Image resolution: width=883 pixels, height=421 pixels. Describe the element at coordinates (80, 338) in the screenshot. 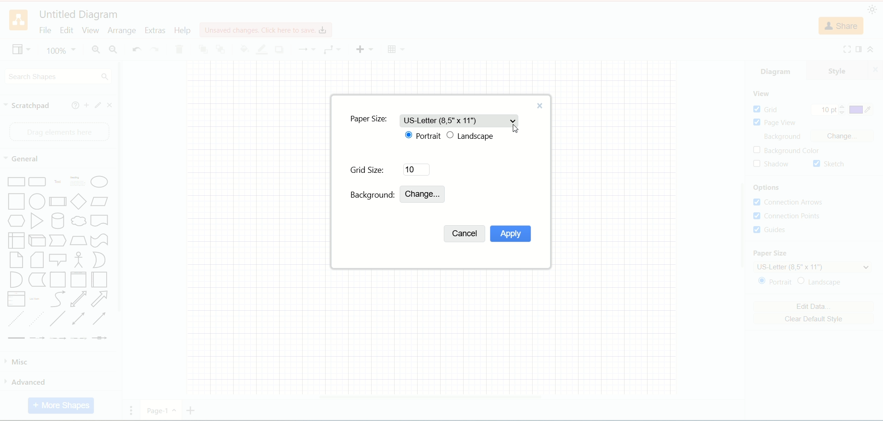

I see `Connector with 3 Labels` at that location.